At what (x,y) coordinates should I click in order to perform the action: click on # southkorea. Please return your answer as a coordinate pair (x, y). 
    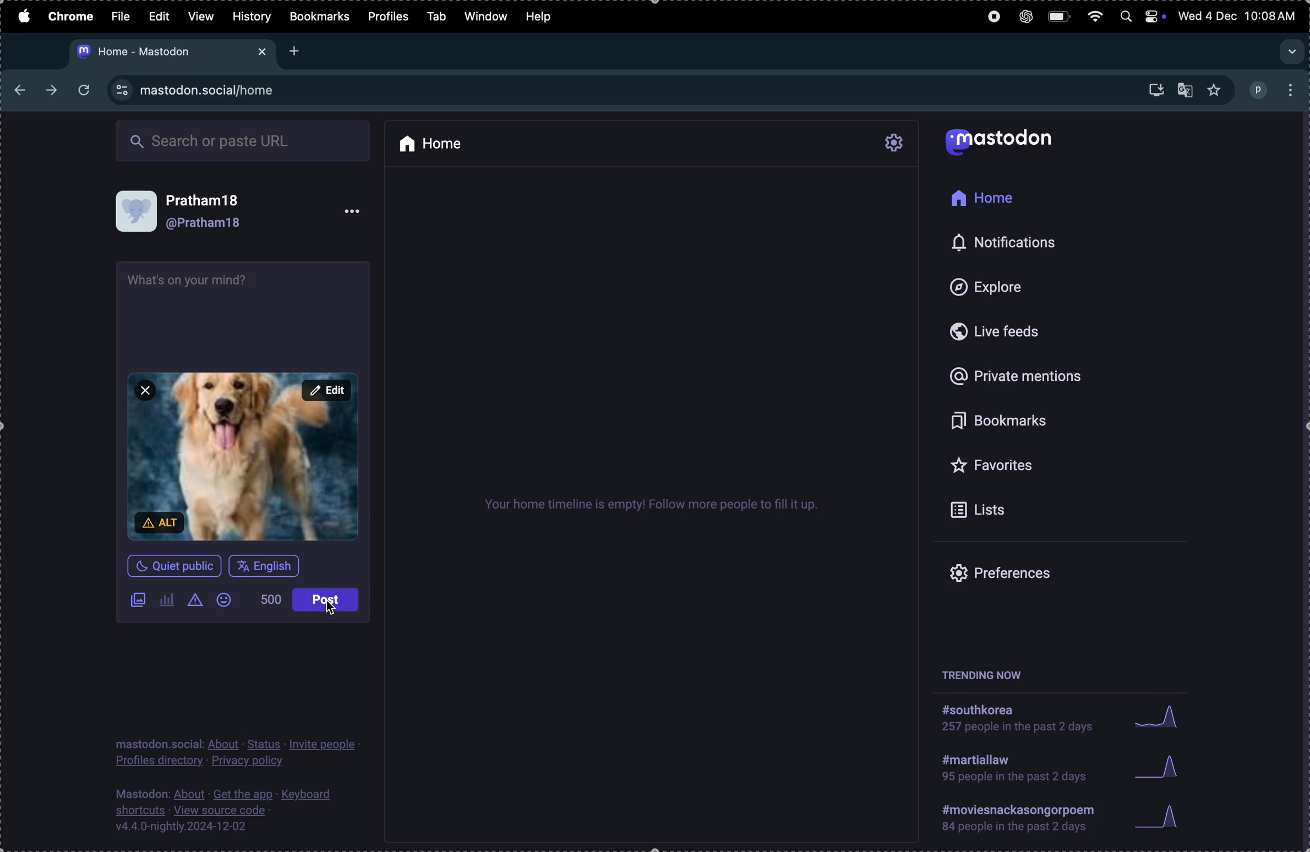
    Looking at the image, I should click on (1016, 722).